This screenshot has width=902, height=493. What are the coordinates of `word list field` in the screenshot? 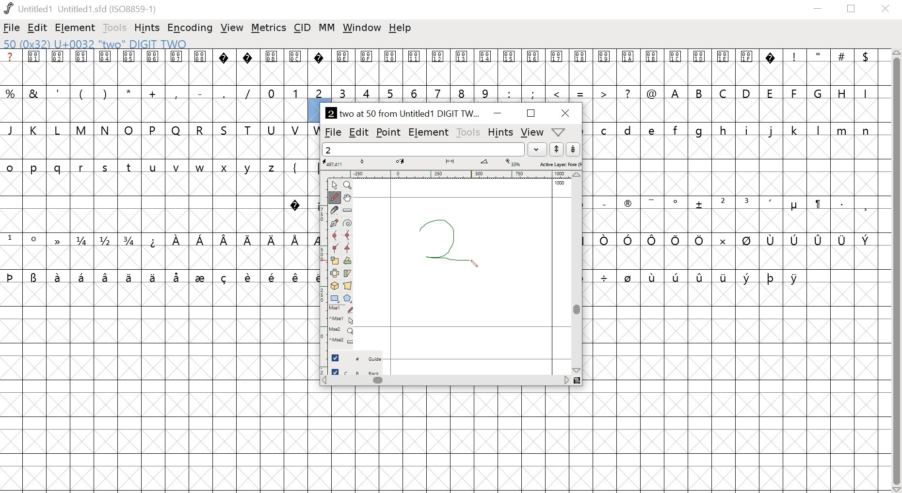 It's located at (423, 149).